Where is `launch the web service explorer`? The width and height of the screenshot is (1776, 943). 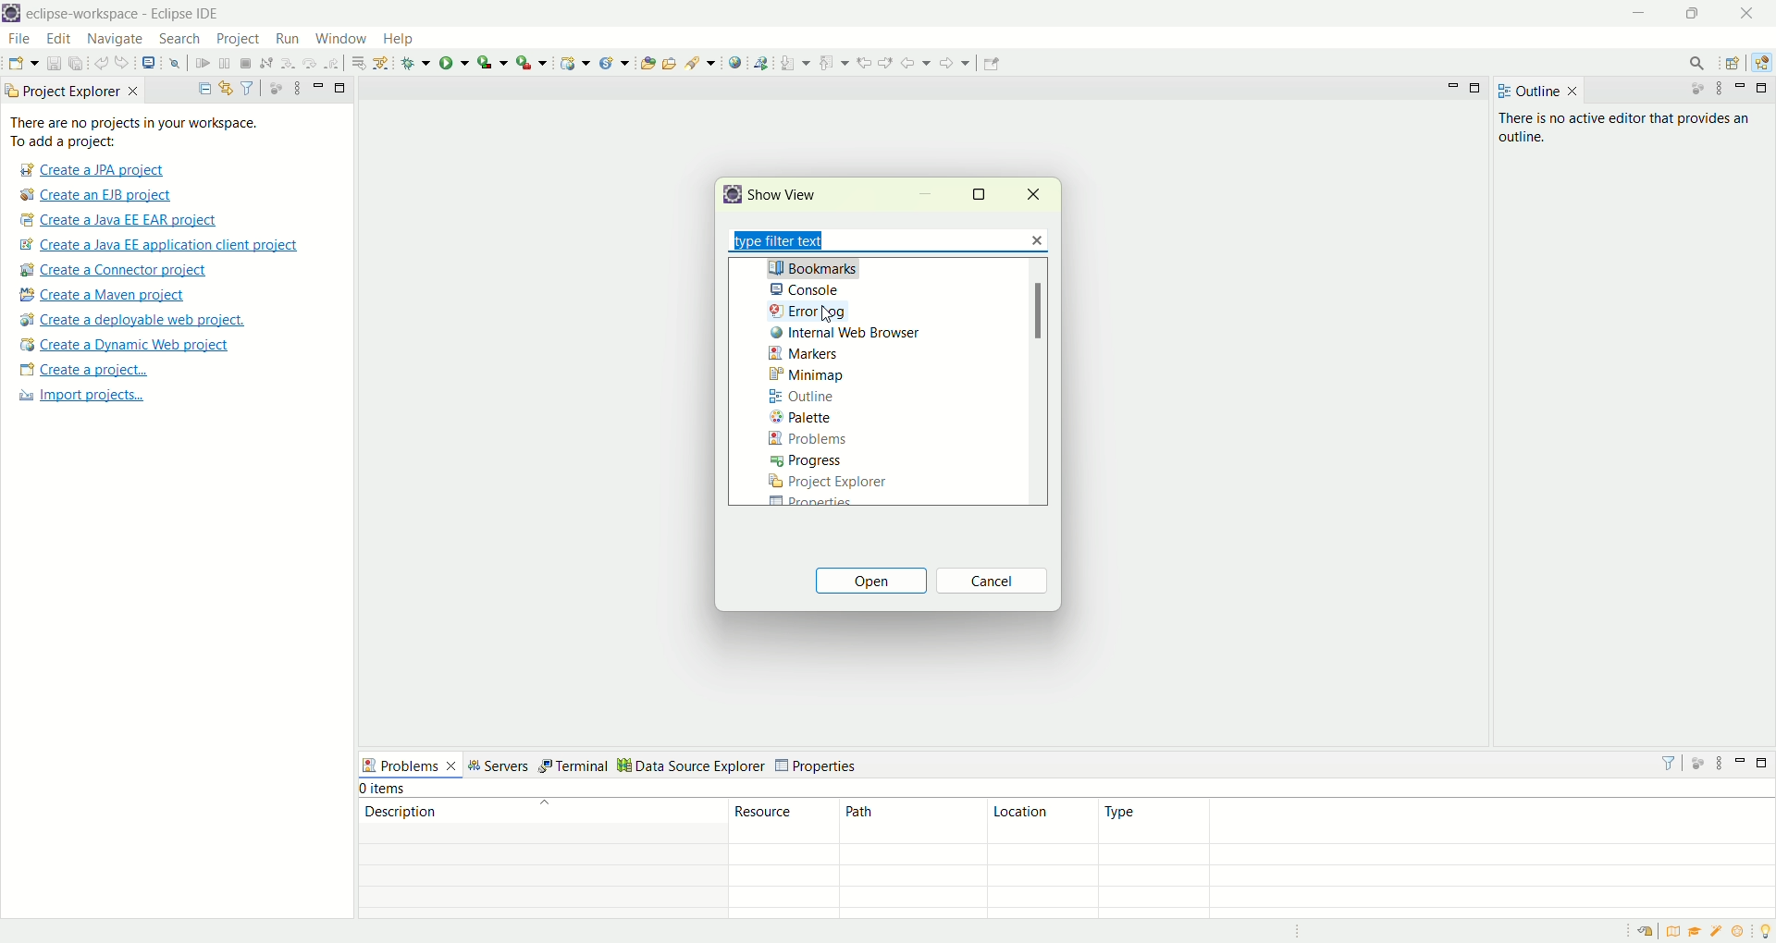
launch the web service explorer is located at coordinates (760, 63).